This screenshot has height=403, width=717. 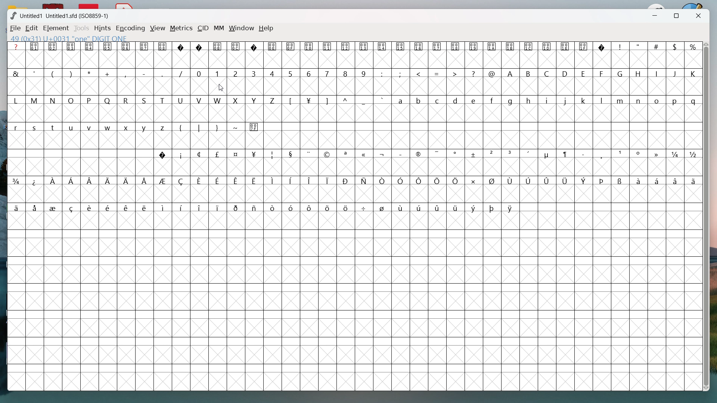 I want to click on |, so click(x=200, y=128).